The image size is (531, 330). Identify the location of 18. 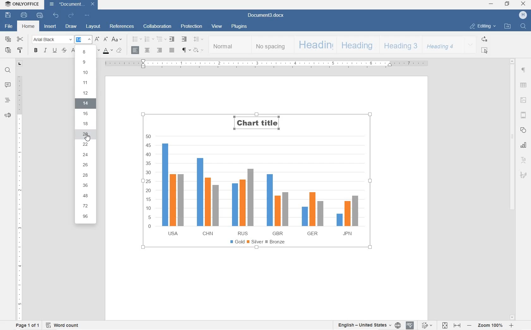
(85, 124).